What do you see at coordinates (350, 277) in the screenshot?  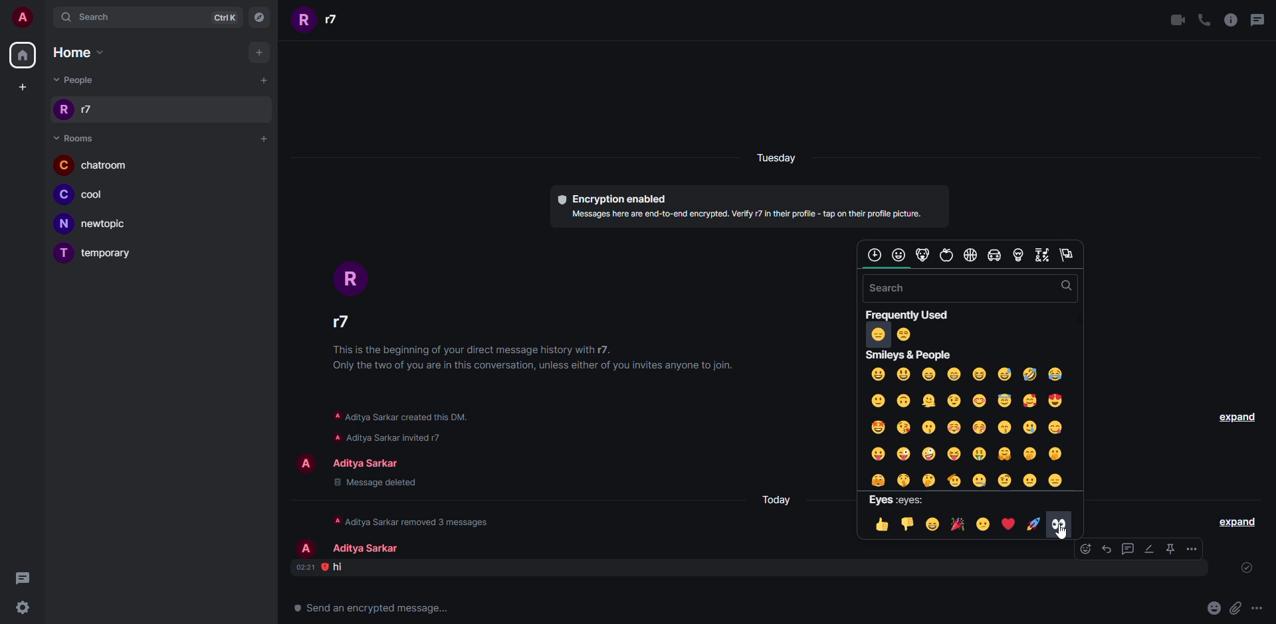 I see `profile` at bounding box center [350, 277].